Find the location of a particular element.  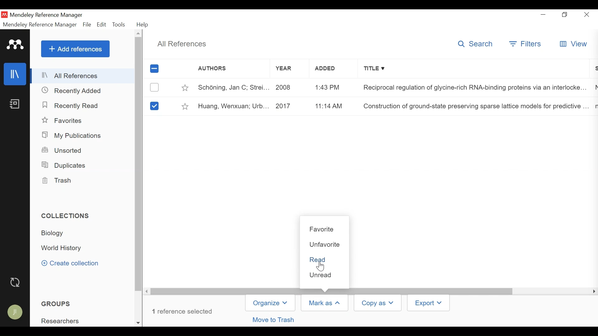

Title is located at coordinates (475, 69).